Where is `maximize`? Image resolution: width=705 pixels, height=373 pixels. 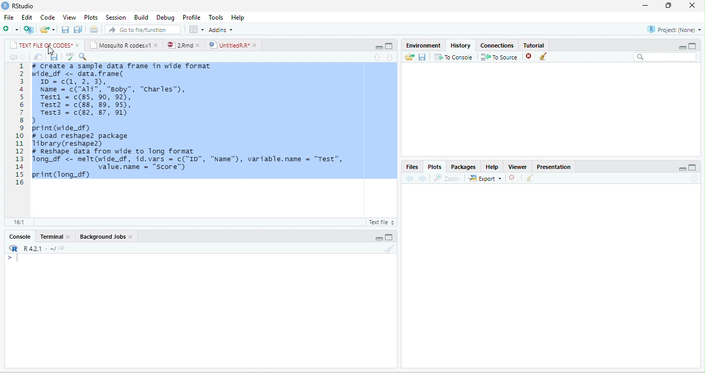
maximize is located at coordinates (693, 167).